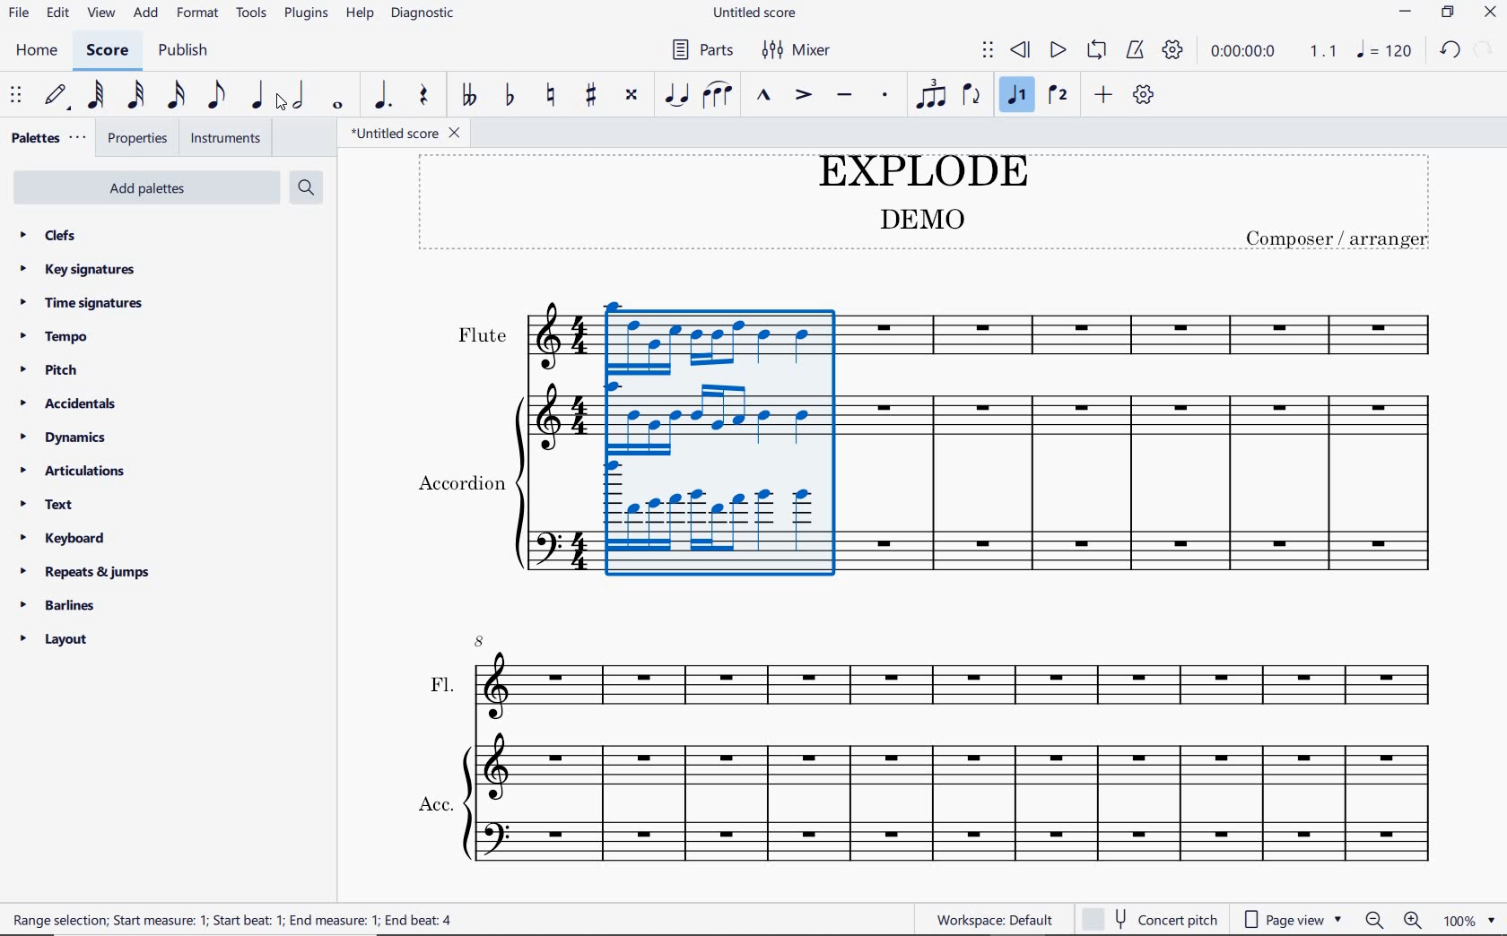 This screenshot has width=1507, height=936. Describe the element at coordinates (65, 436) in the screenshot. I see `dynamics` at that location.